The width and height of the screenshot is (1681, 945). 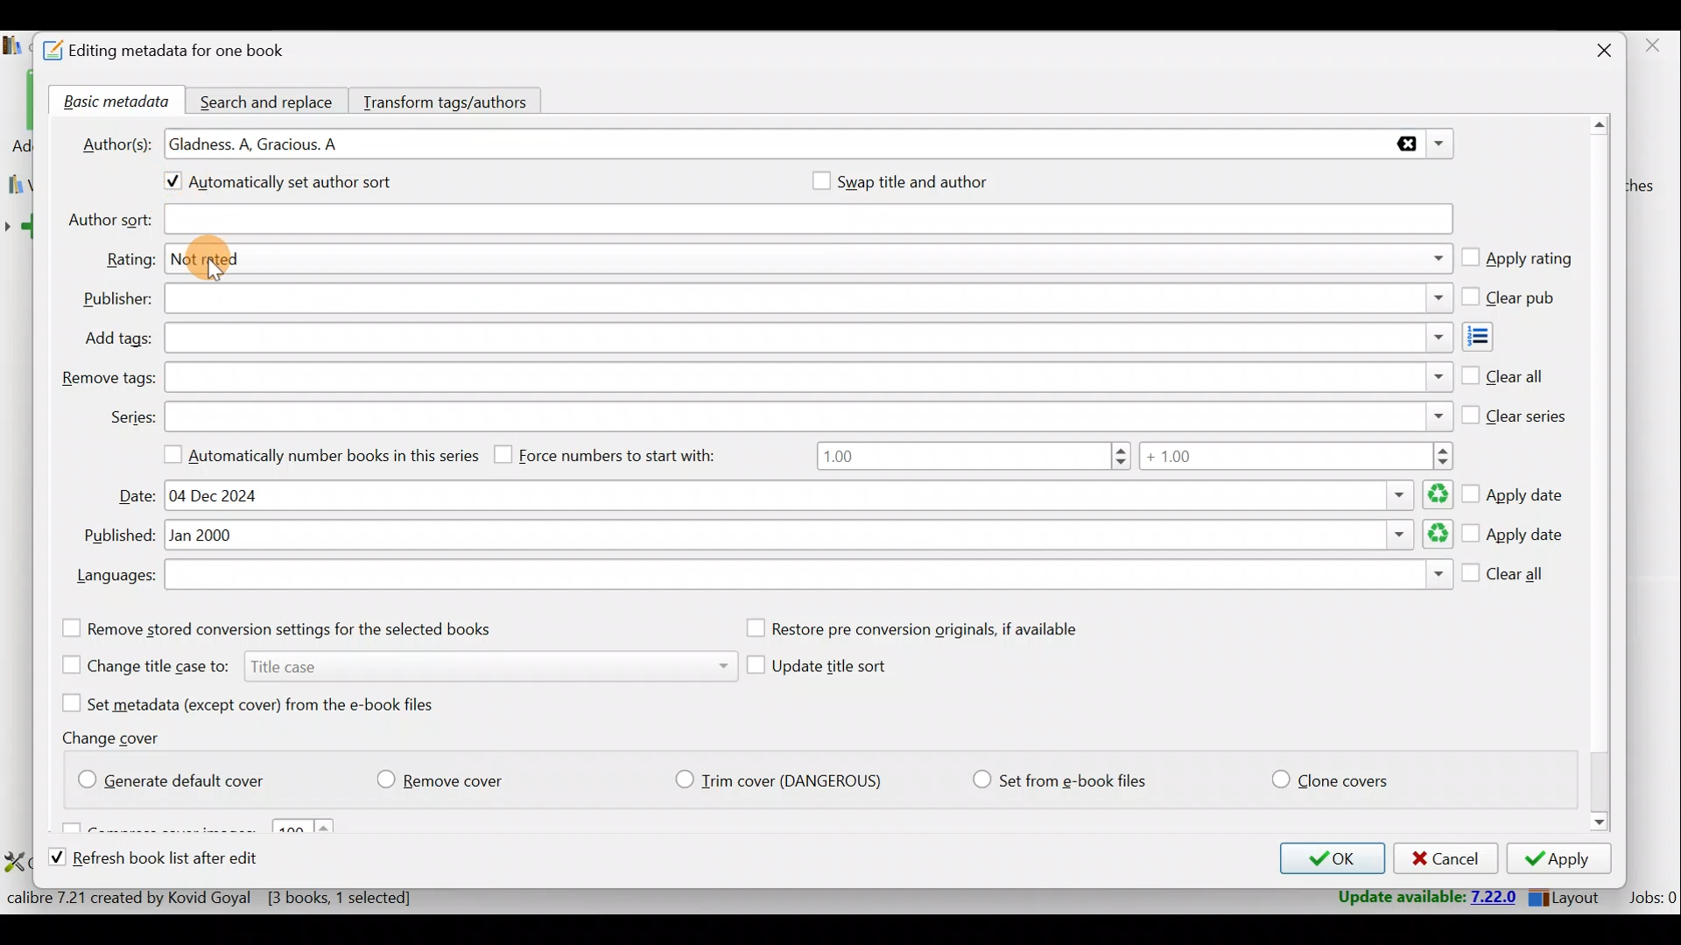 I want to click on Automatically number books in this series, so click(x=314, y=453).